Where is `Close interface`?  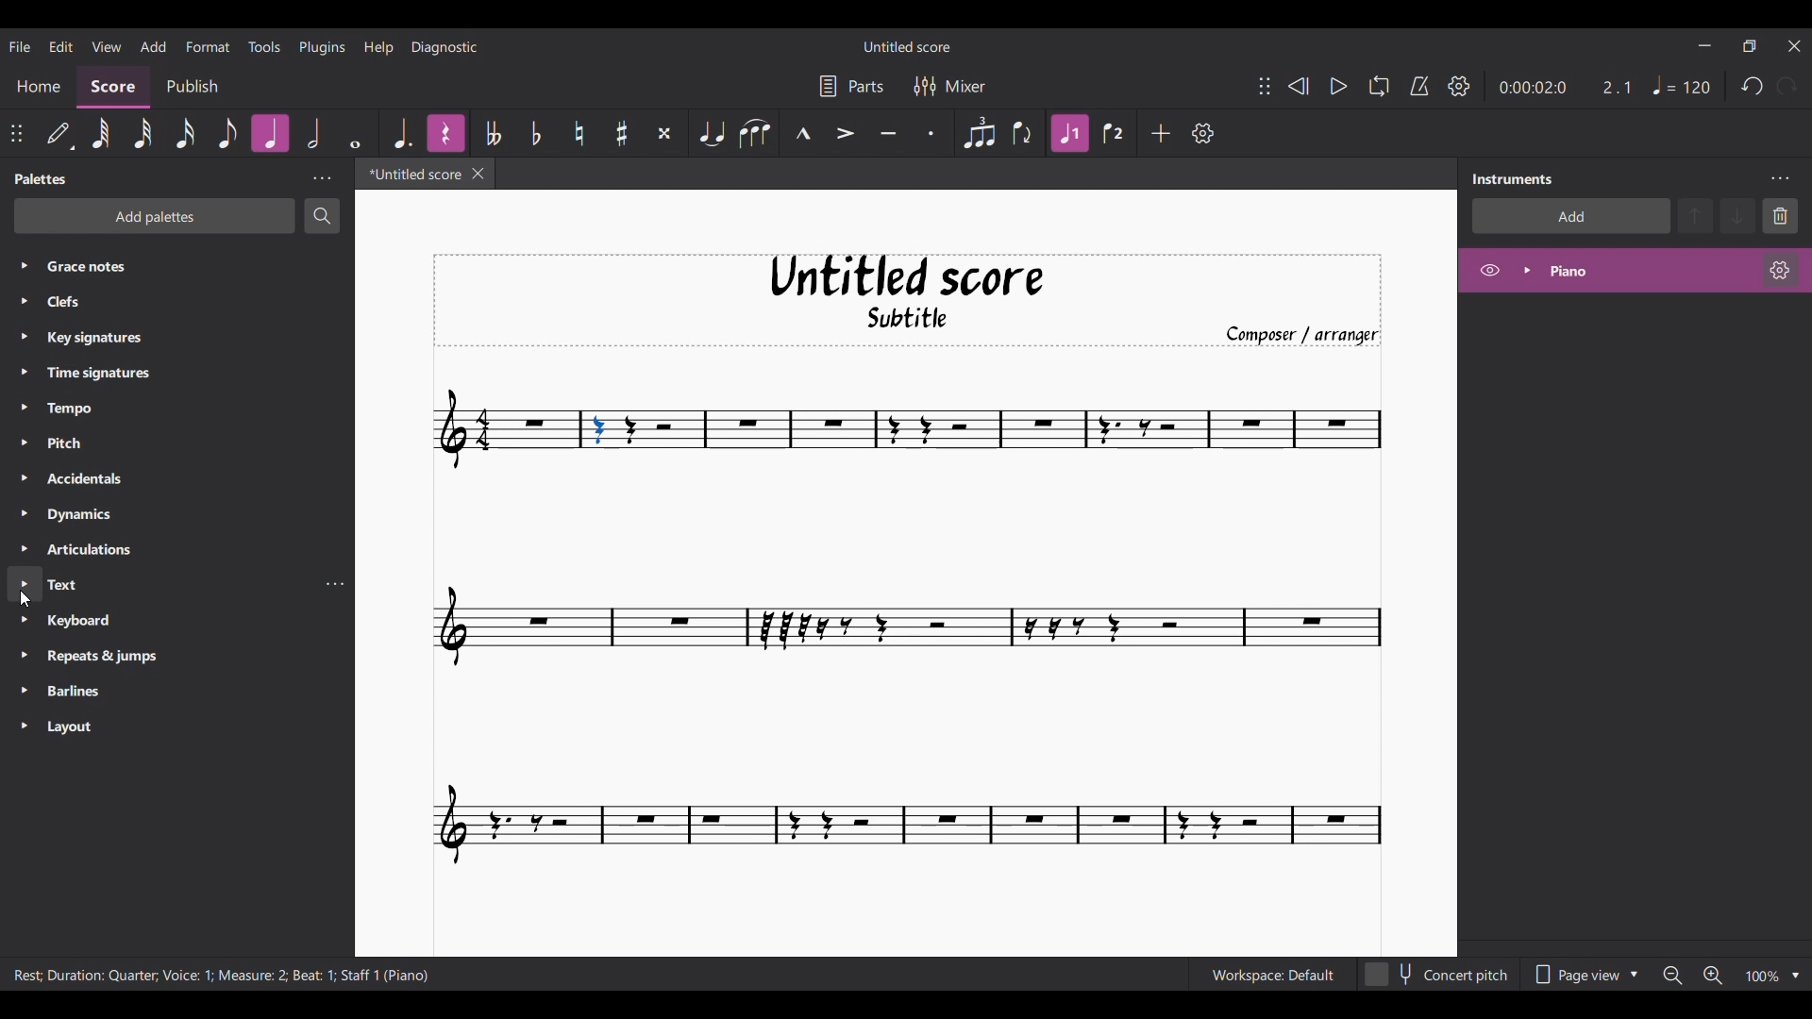
Close interface is located at coordinates (1794, 46).